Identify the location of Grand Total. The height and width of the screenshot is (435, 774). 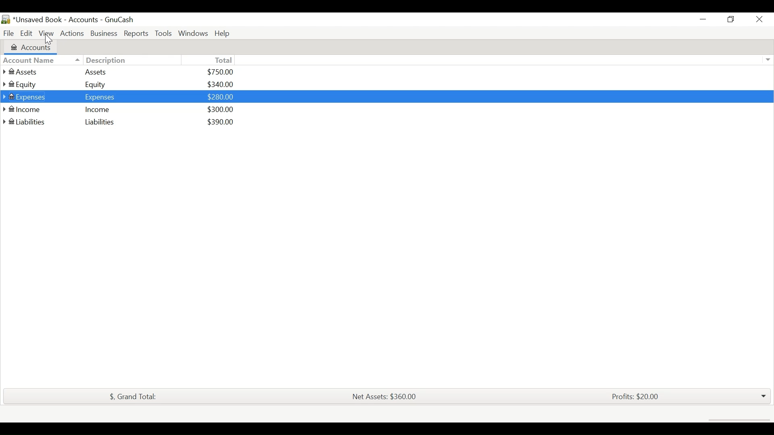
(131, 396).